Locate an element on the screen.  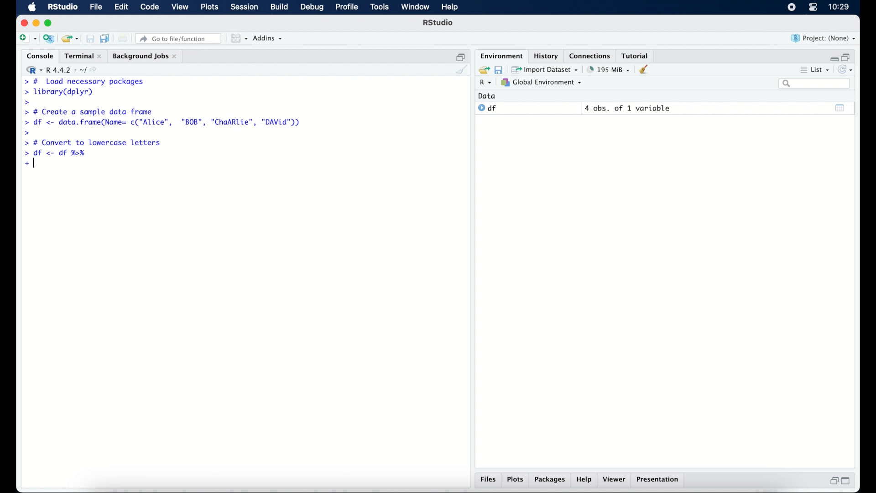
edit is located at coordinates (120, 7).